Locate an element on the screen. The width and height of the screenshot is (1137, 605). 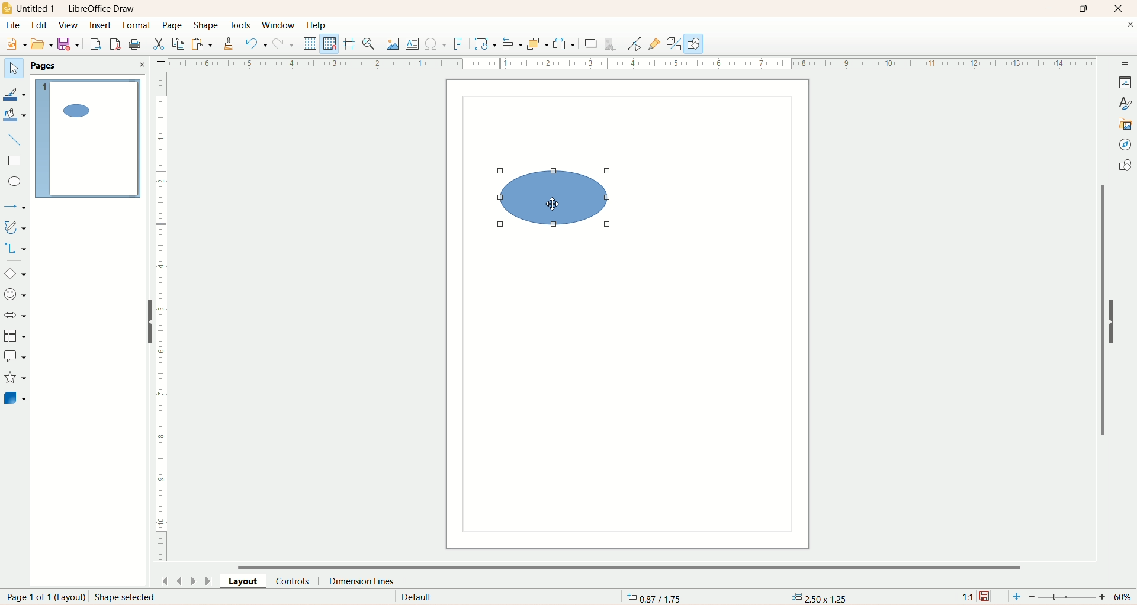
hide is located at coordinates (145, 321).